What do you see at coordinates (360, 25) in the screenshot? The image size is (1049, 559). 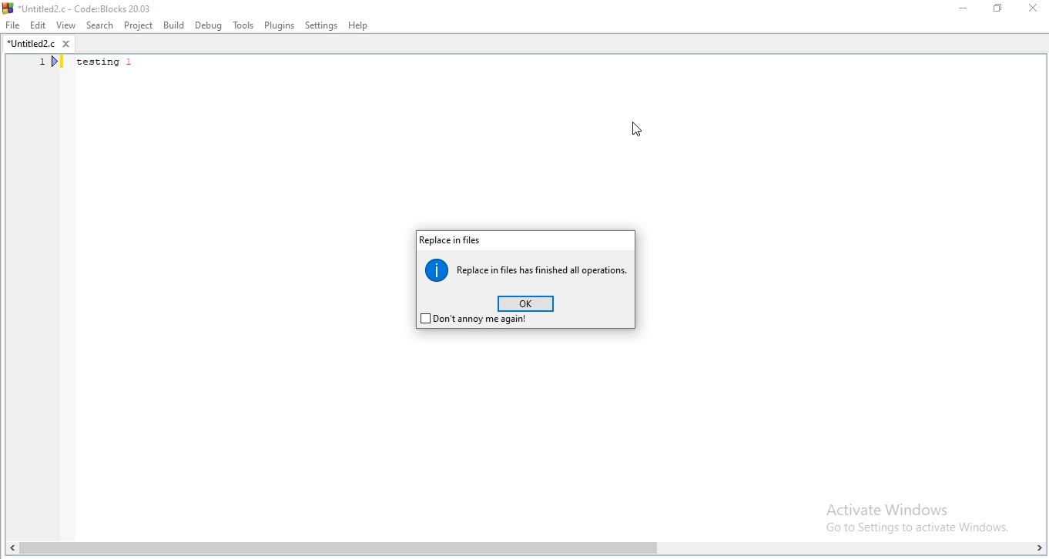 I see `Help` at bounding box center [360, 25].